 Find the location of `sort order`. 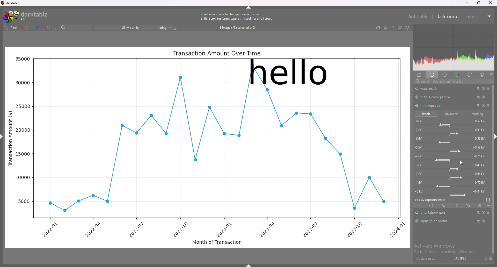

sort order is located at coordinates (156, 27).